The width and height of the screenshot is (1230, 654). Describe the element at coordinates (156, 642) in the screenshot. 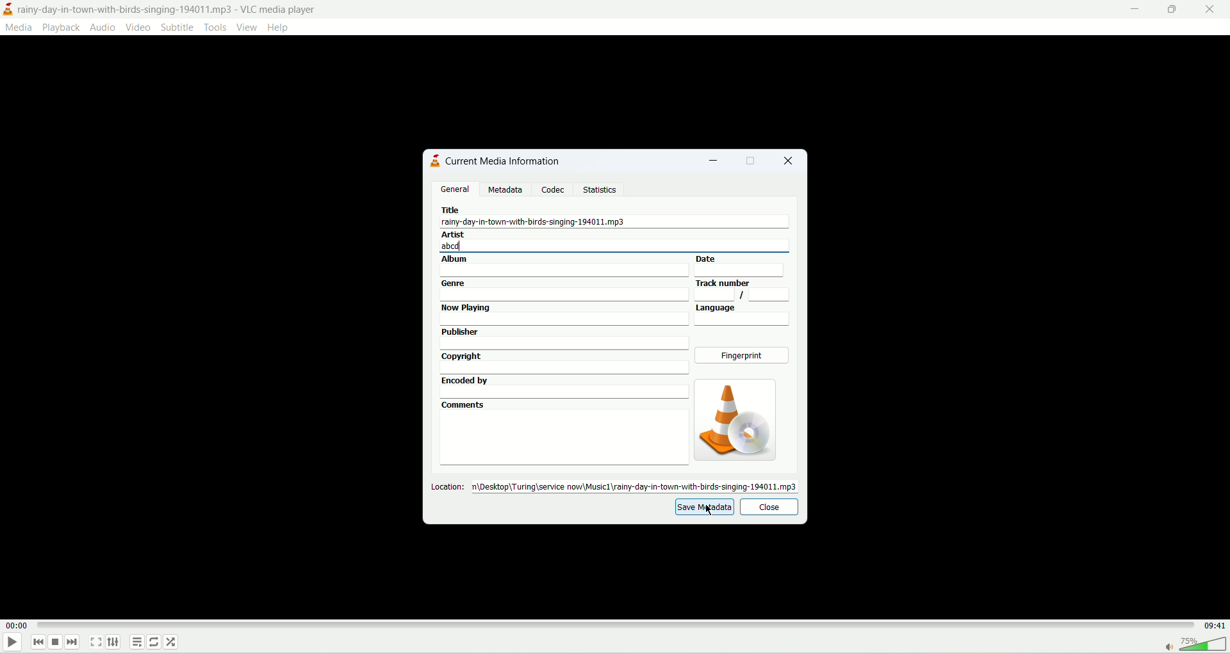

I see `loop` at that location.